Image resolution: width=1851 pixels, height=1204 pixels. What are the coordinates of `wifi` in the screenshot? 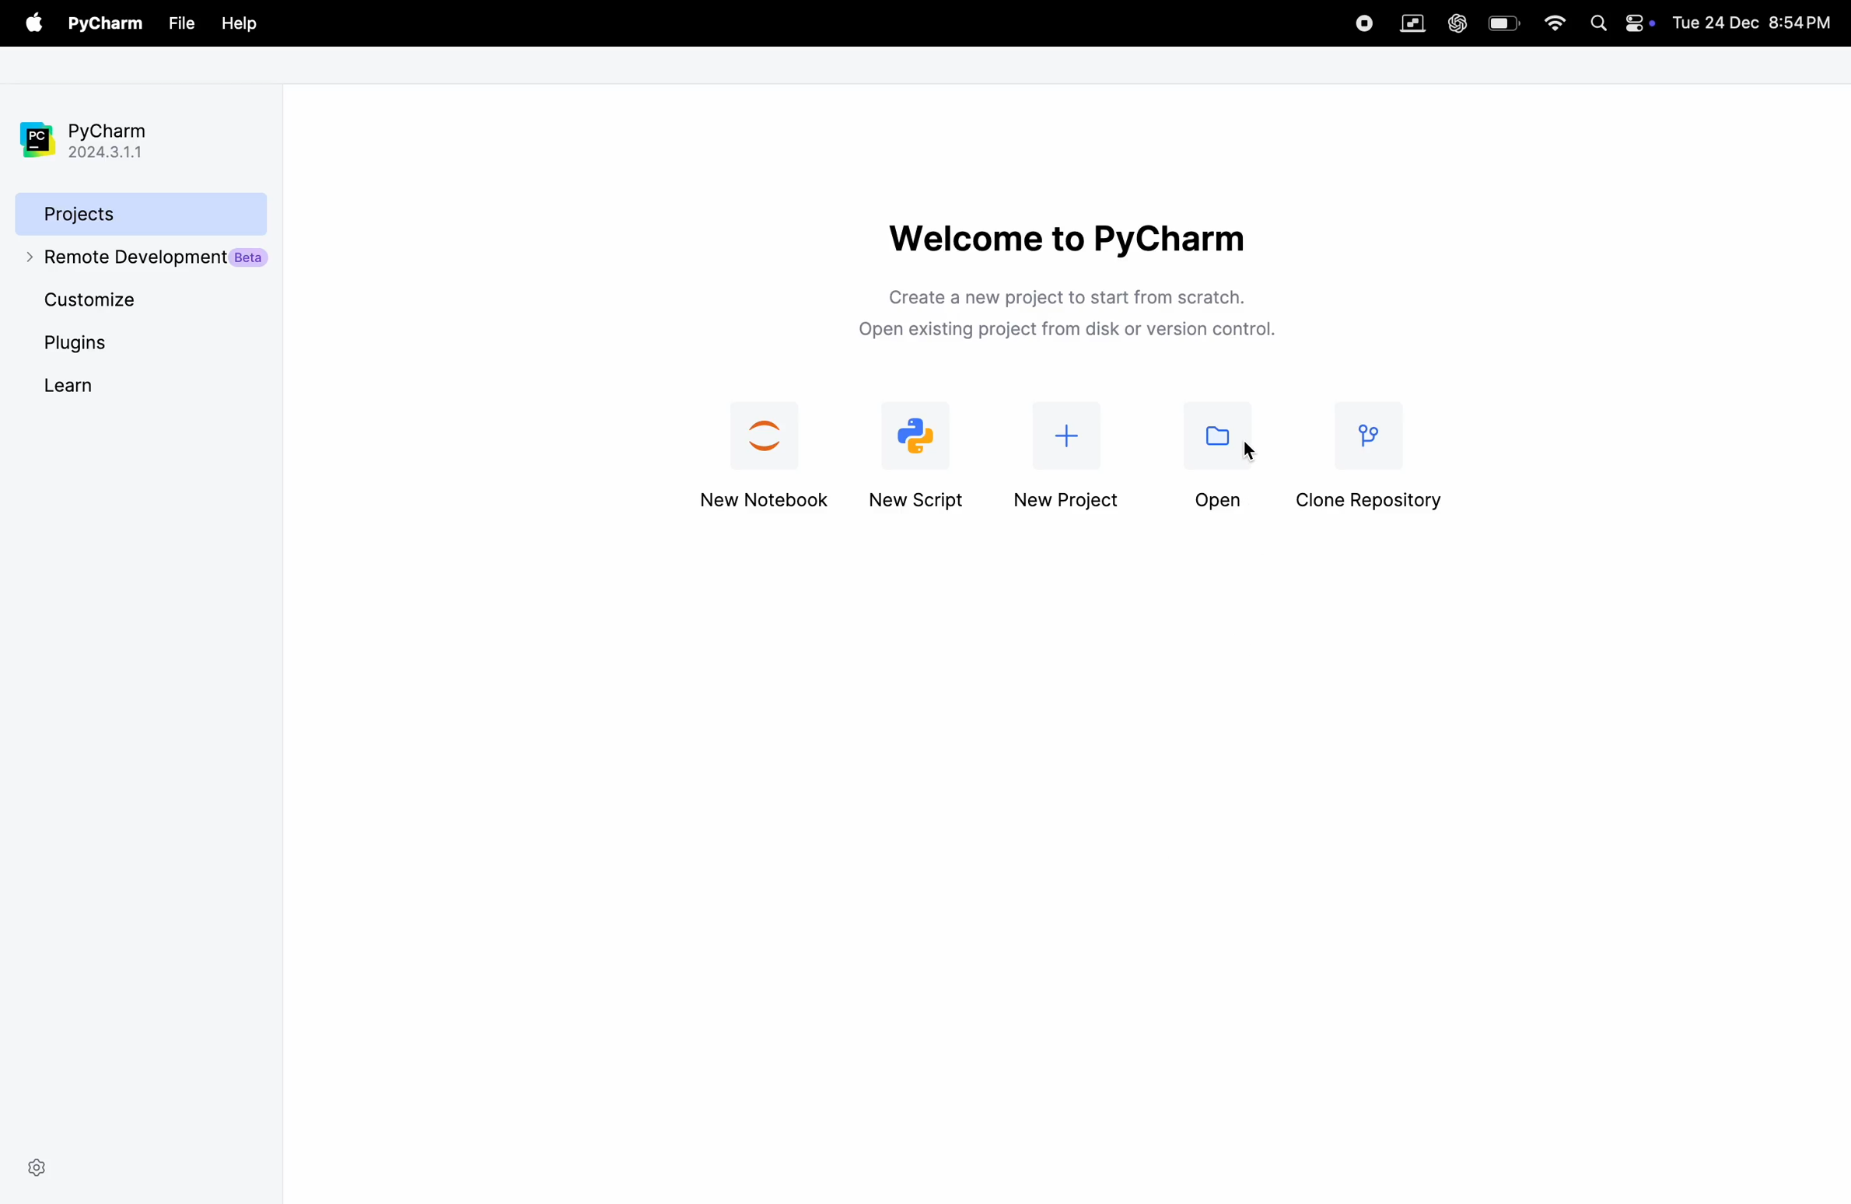 It's located at (1551, 24).